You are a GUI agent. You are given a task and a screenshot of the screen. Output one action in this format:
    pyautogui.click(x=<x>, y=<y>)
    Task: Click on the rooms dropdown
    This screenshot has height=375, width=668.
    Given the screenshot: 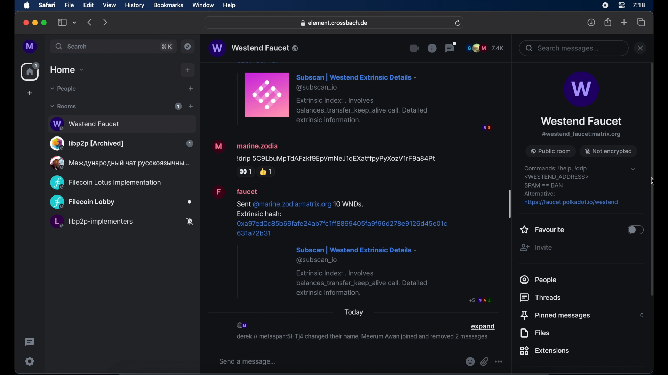 What is the action you would take?
    pyautogui.click(x=64, y=106)
    